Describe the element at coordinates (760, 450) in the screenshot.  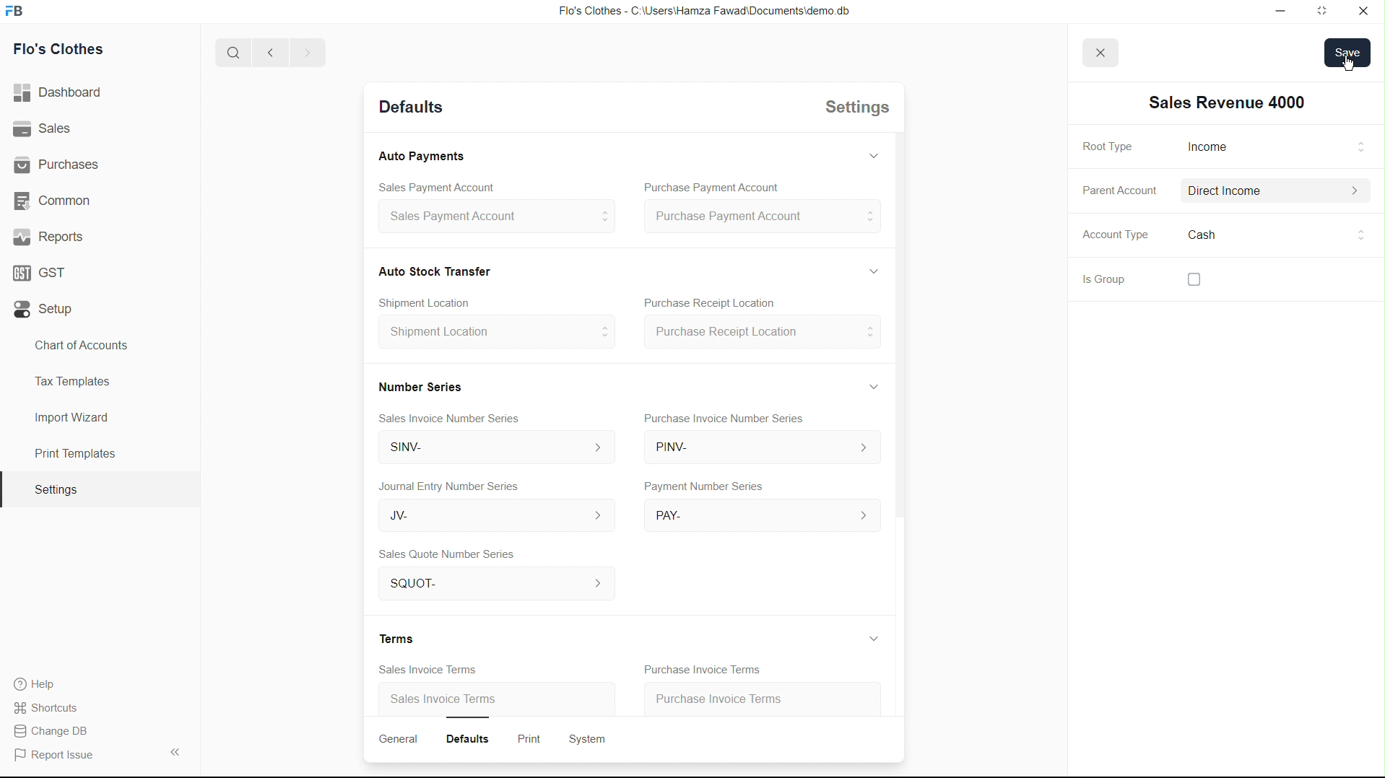
I see `PINV-` at that location.